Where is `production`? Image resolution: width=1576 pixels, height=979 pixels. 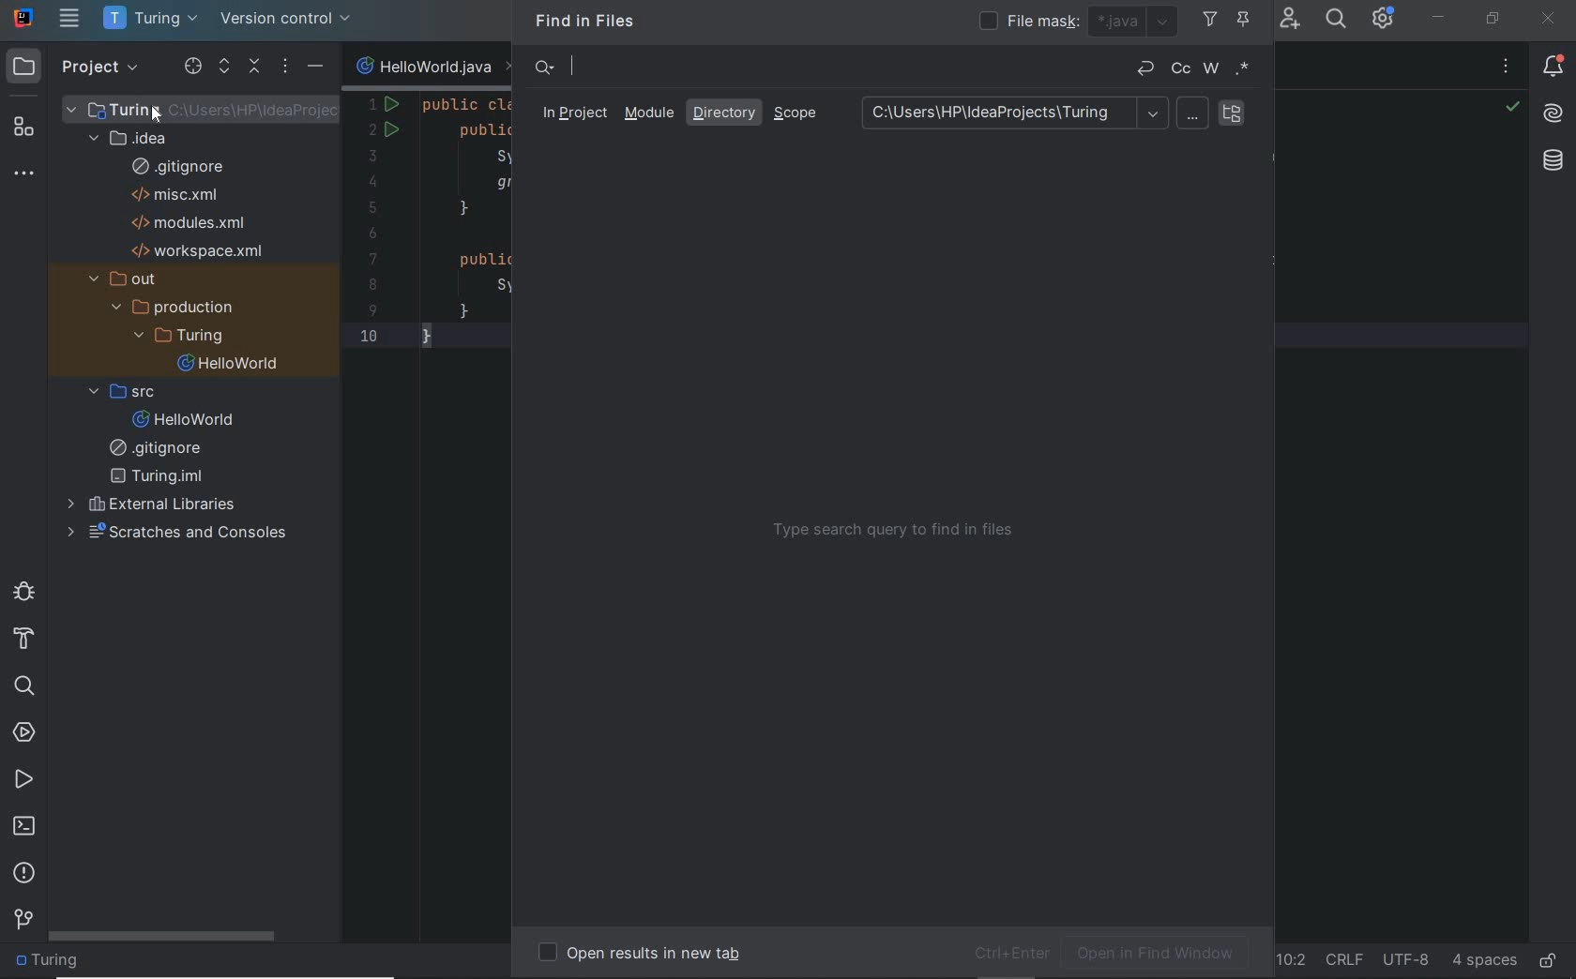
production is located at coordinates (179, 309).